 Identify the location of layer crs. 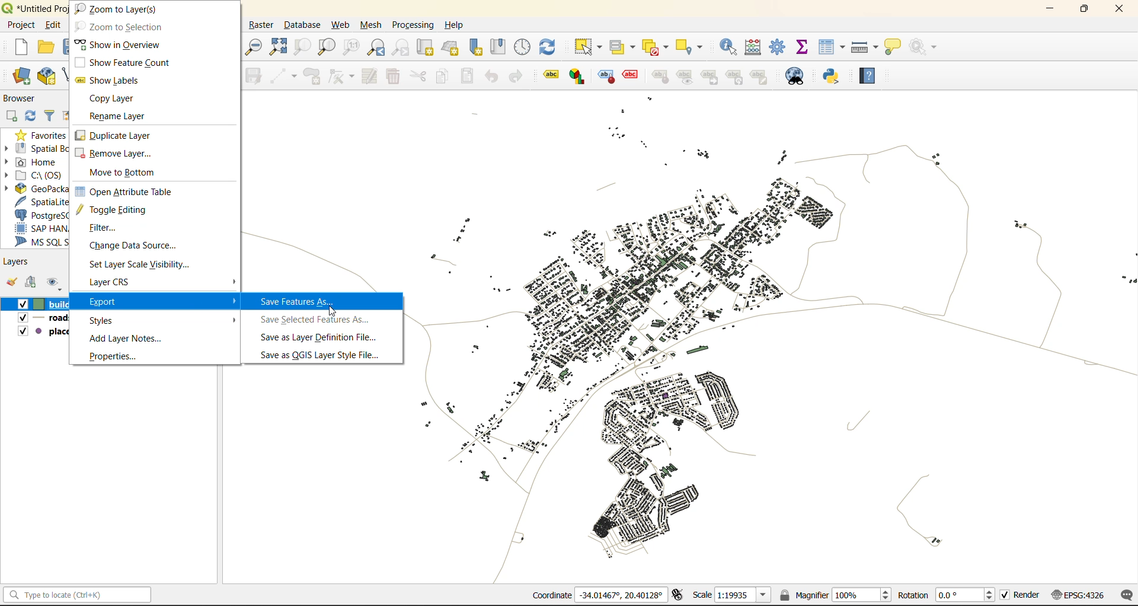
(118, 282).